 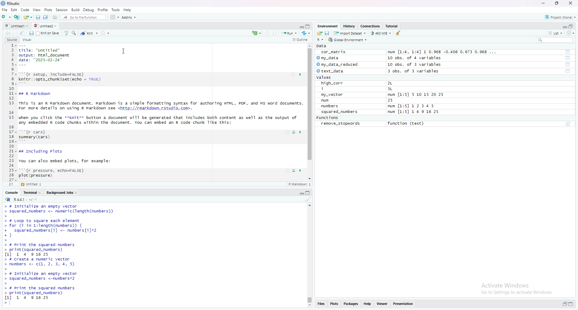 I want to click on Save, so click(x=32, y=33).